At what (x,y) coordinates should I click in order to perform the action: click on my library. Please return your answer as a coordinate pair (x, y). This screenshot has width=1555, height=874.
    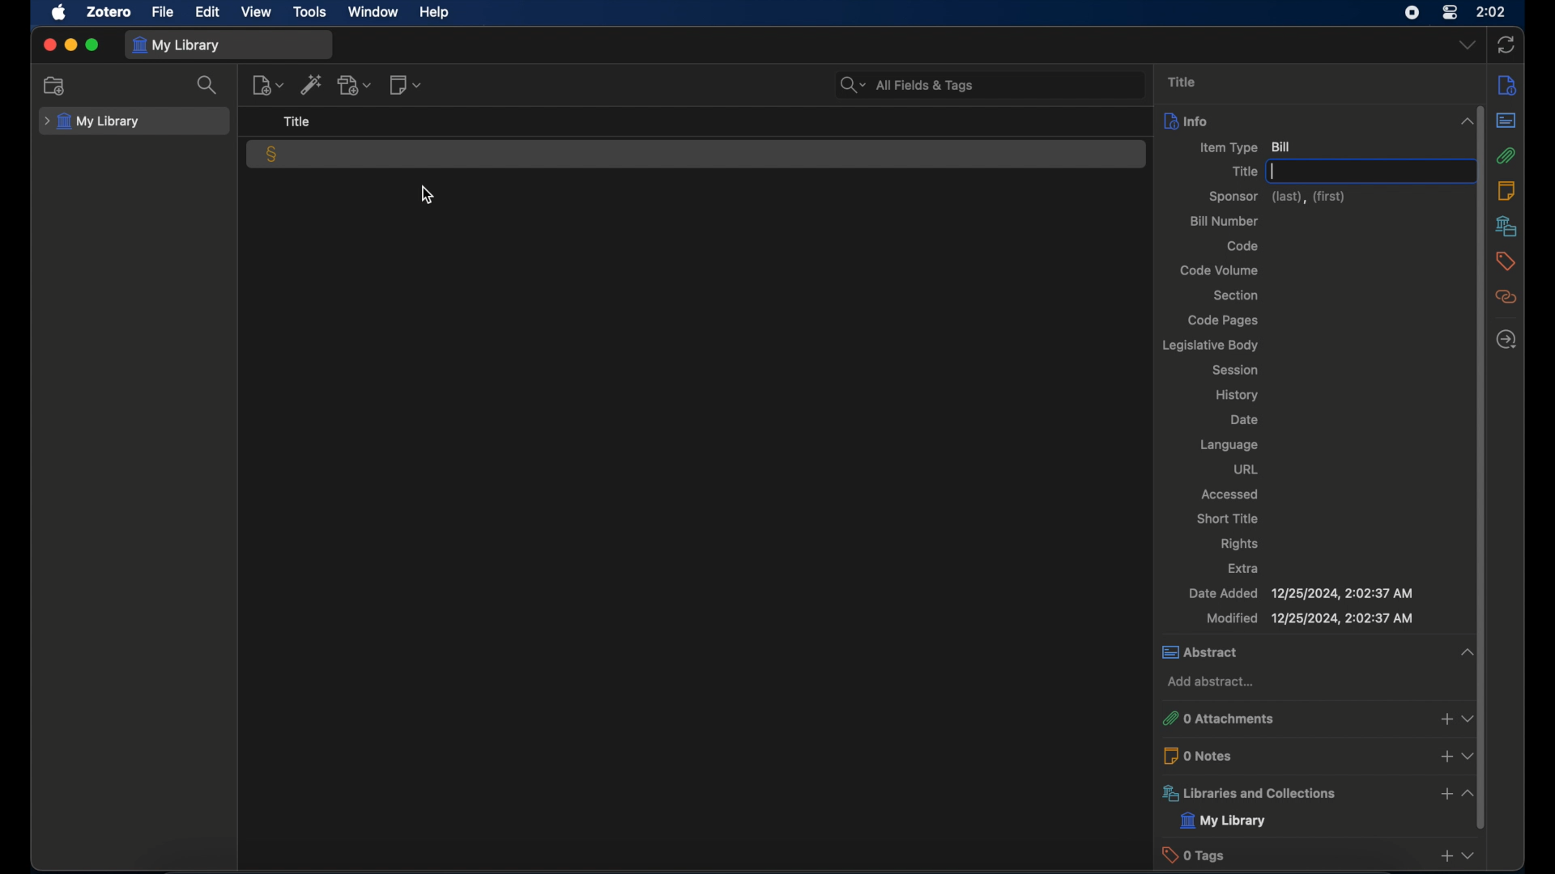
    Looking at the image, I should click on (175, 45).